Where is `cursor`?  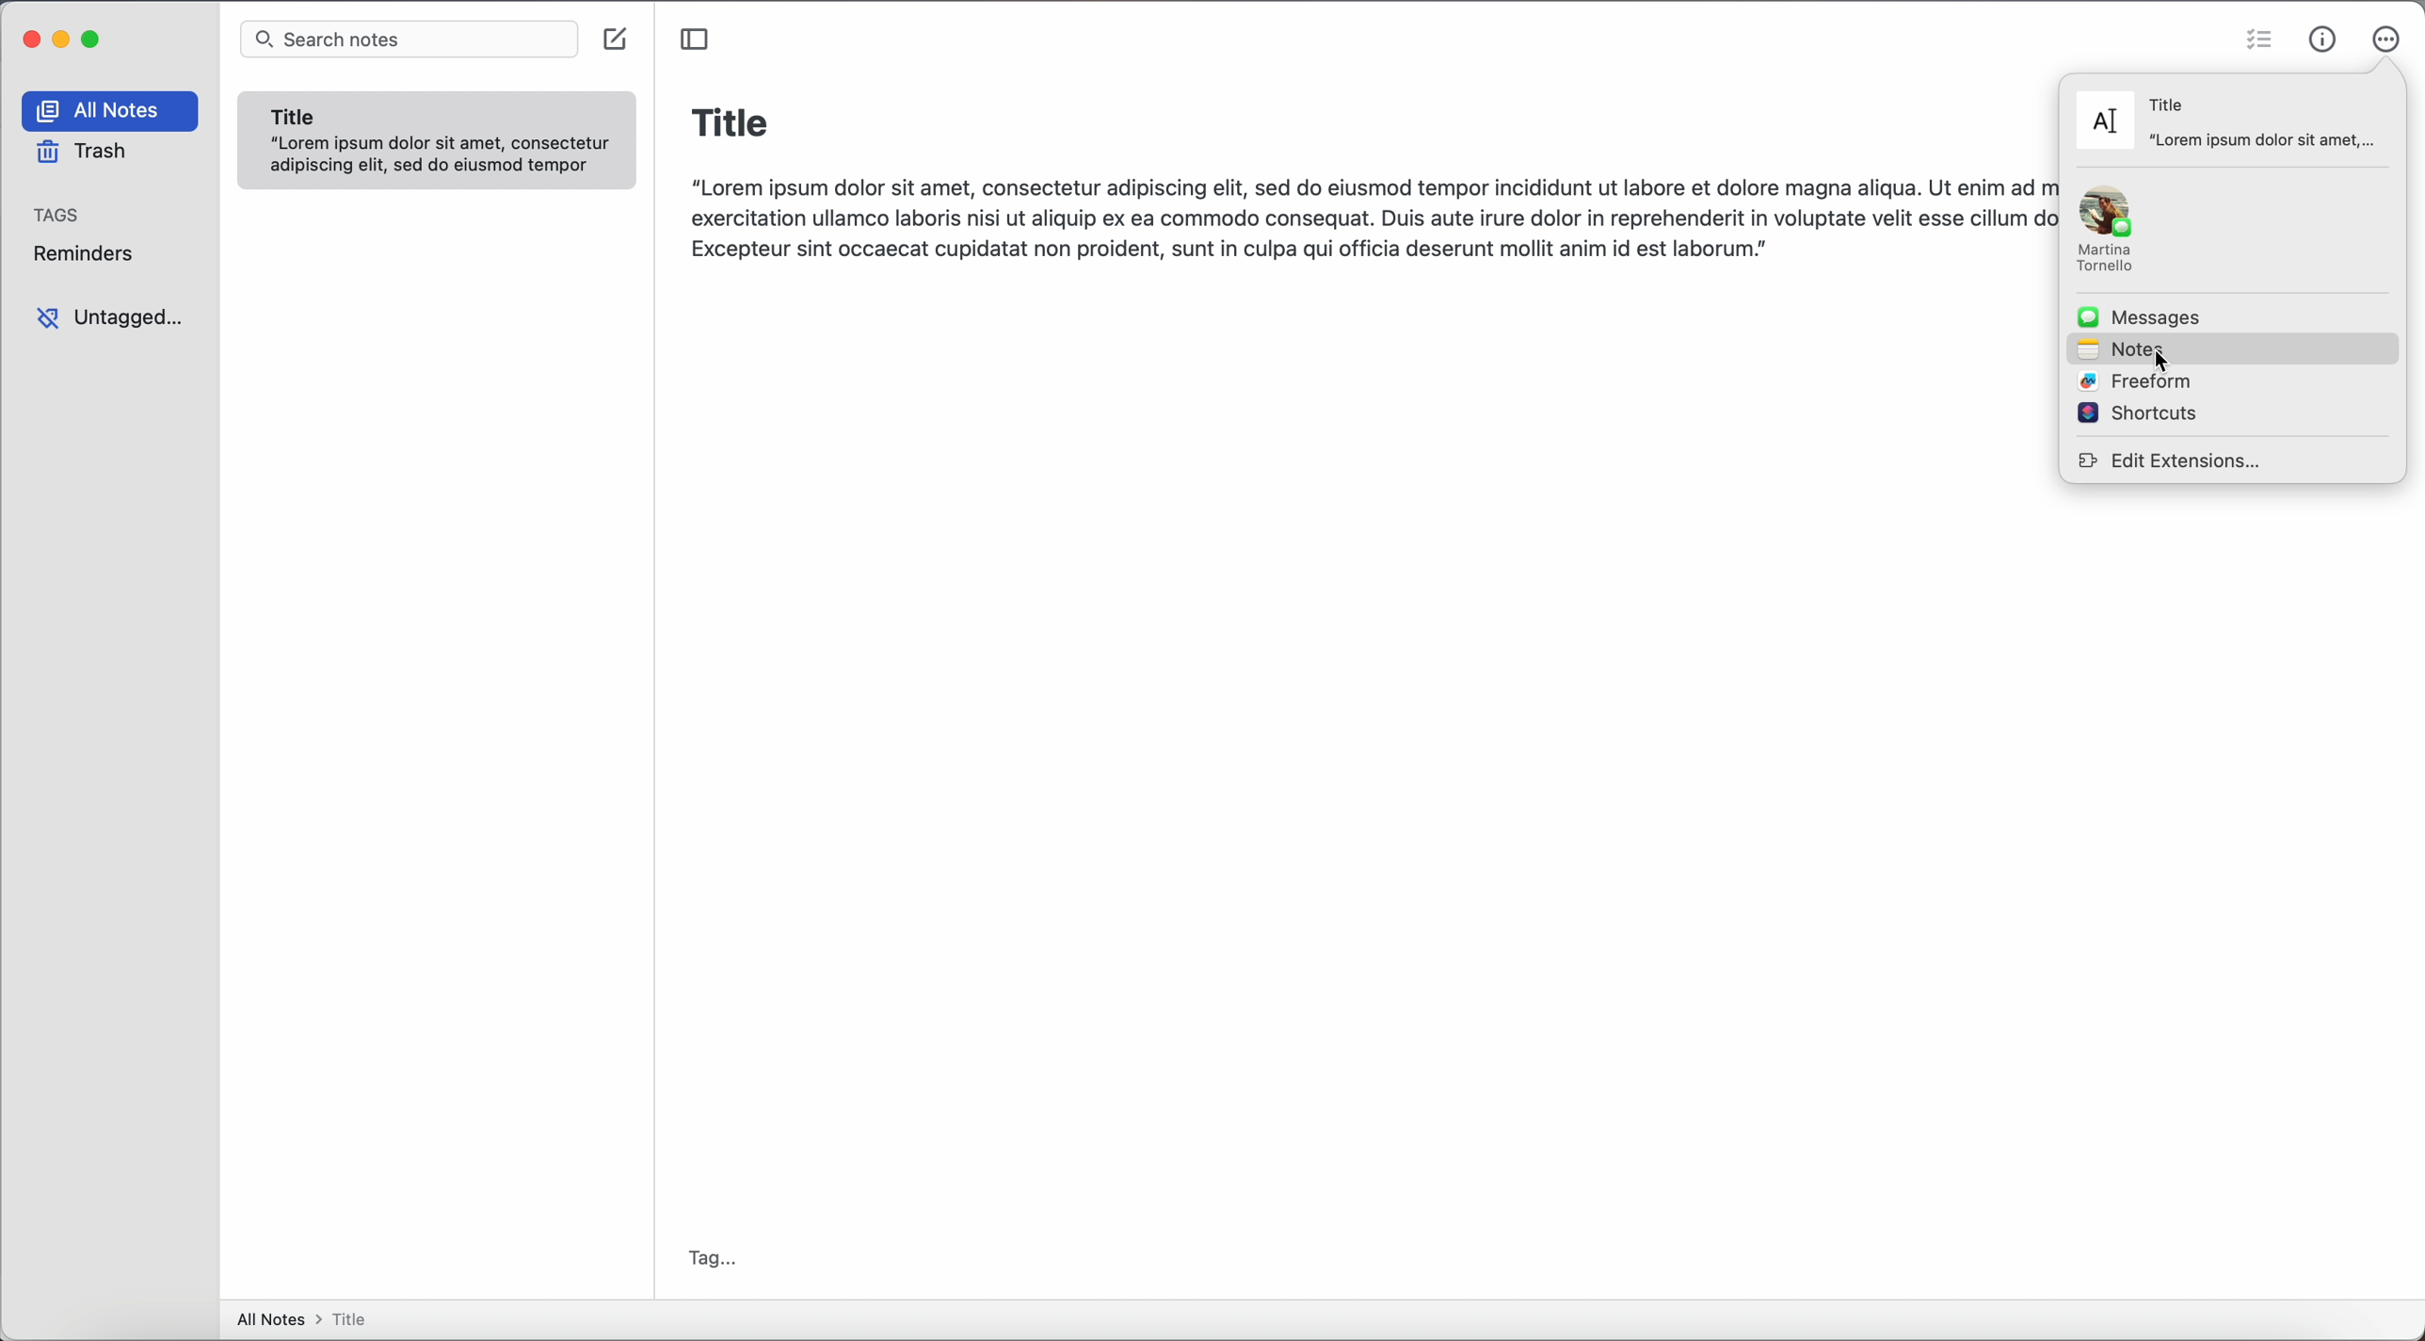 cursor is located at coordinates (2164, 367).